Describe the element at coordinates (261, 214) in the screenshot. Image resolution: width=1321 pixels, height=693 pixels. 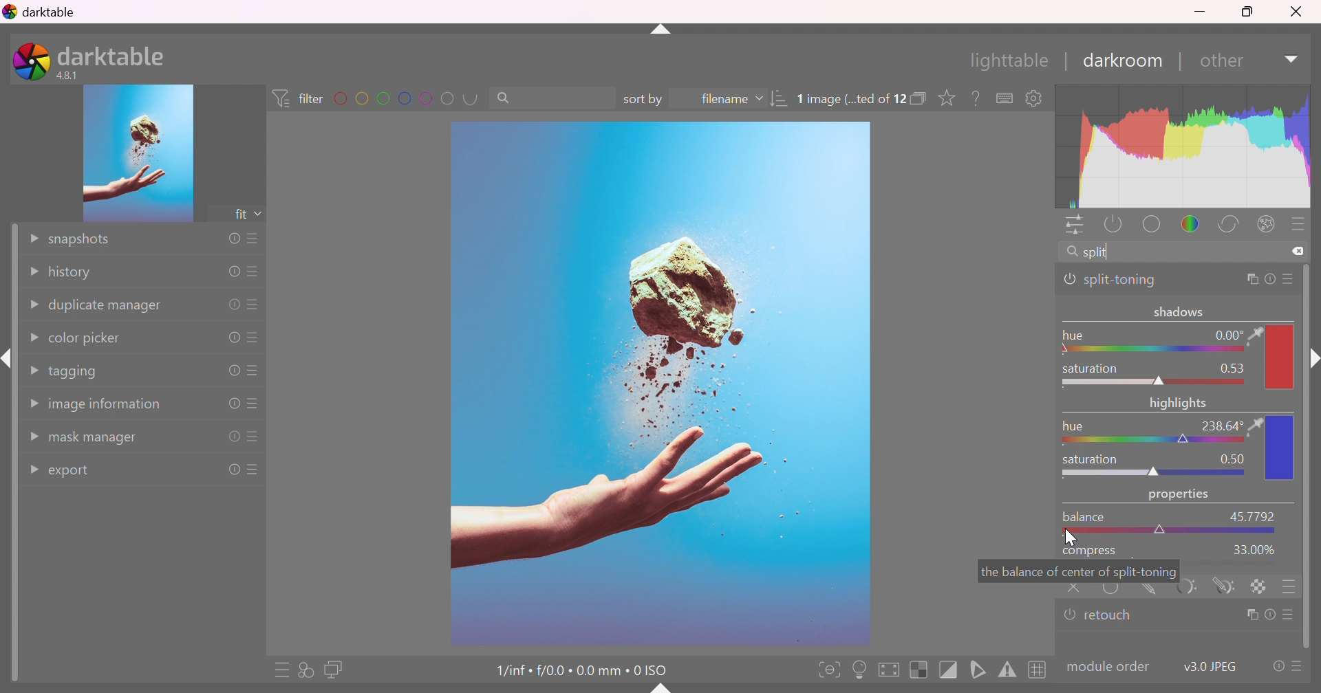
I see `drop down` at that location.